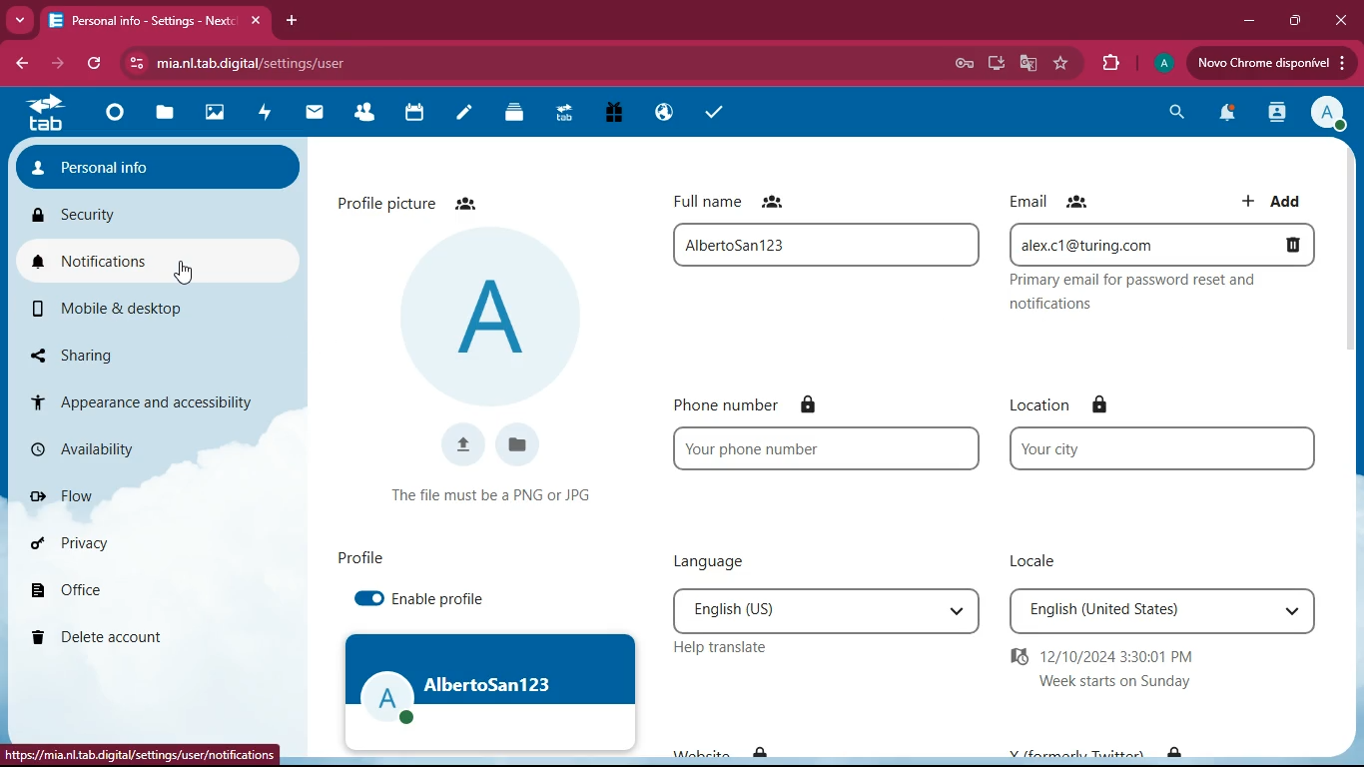 This screenshot has width=1364, height=767. Describe the element at coordinates (1271, 63) in the screenshot. I see `update` at that location.